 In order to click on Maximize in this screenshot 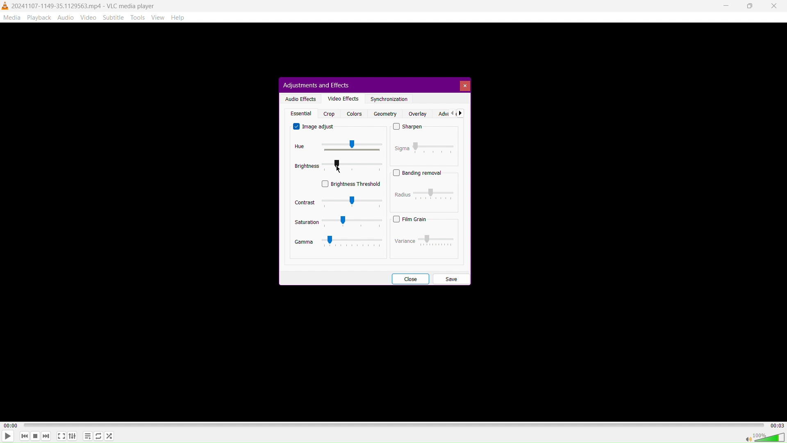, I will do `click(750, 6)`.